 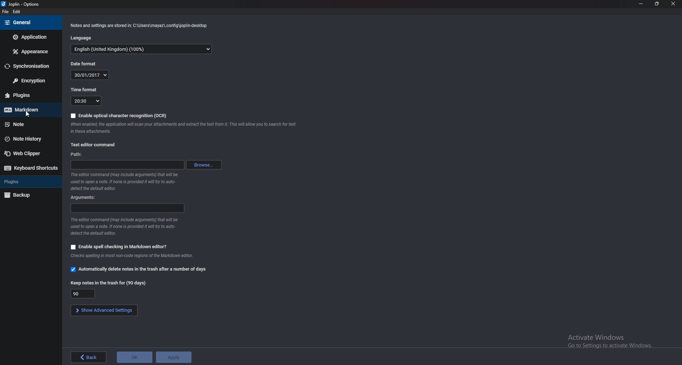 I want to click on cursor, so click(x=25, y=115).